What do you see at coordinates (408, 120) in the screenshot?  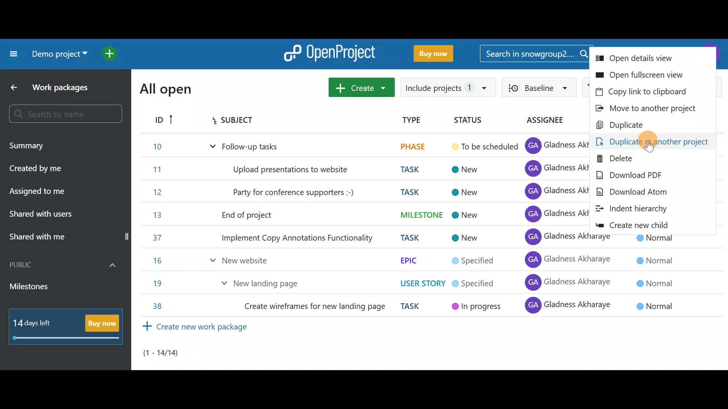 I see `TYPE` at bounding box center [408, 120].